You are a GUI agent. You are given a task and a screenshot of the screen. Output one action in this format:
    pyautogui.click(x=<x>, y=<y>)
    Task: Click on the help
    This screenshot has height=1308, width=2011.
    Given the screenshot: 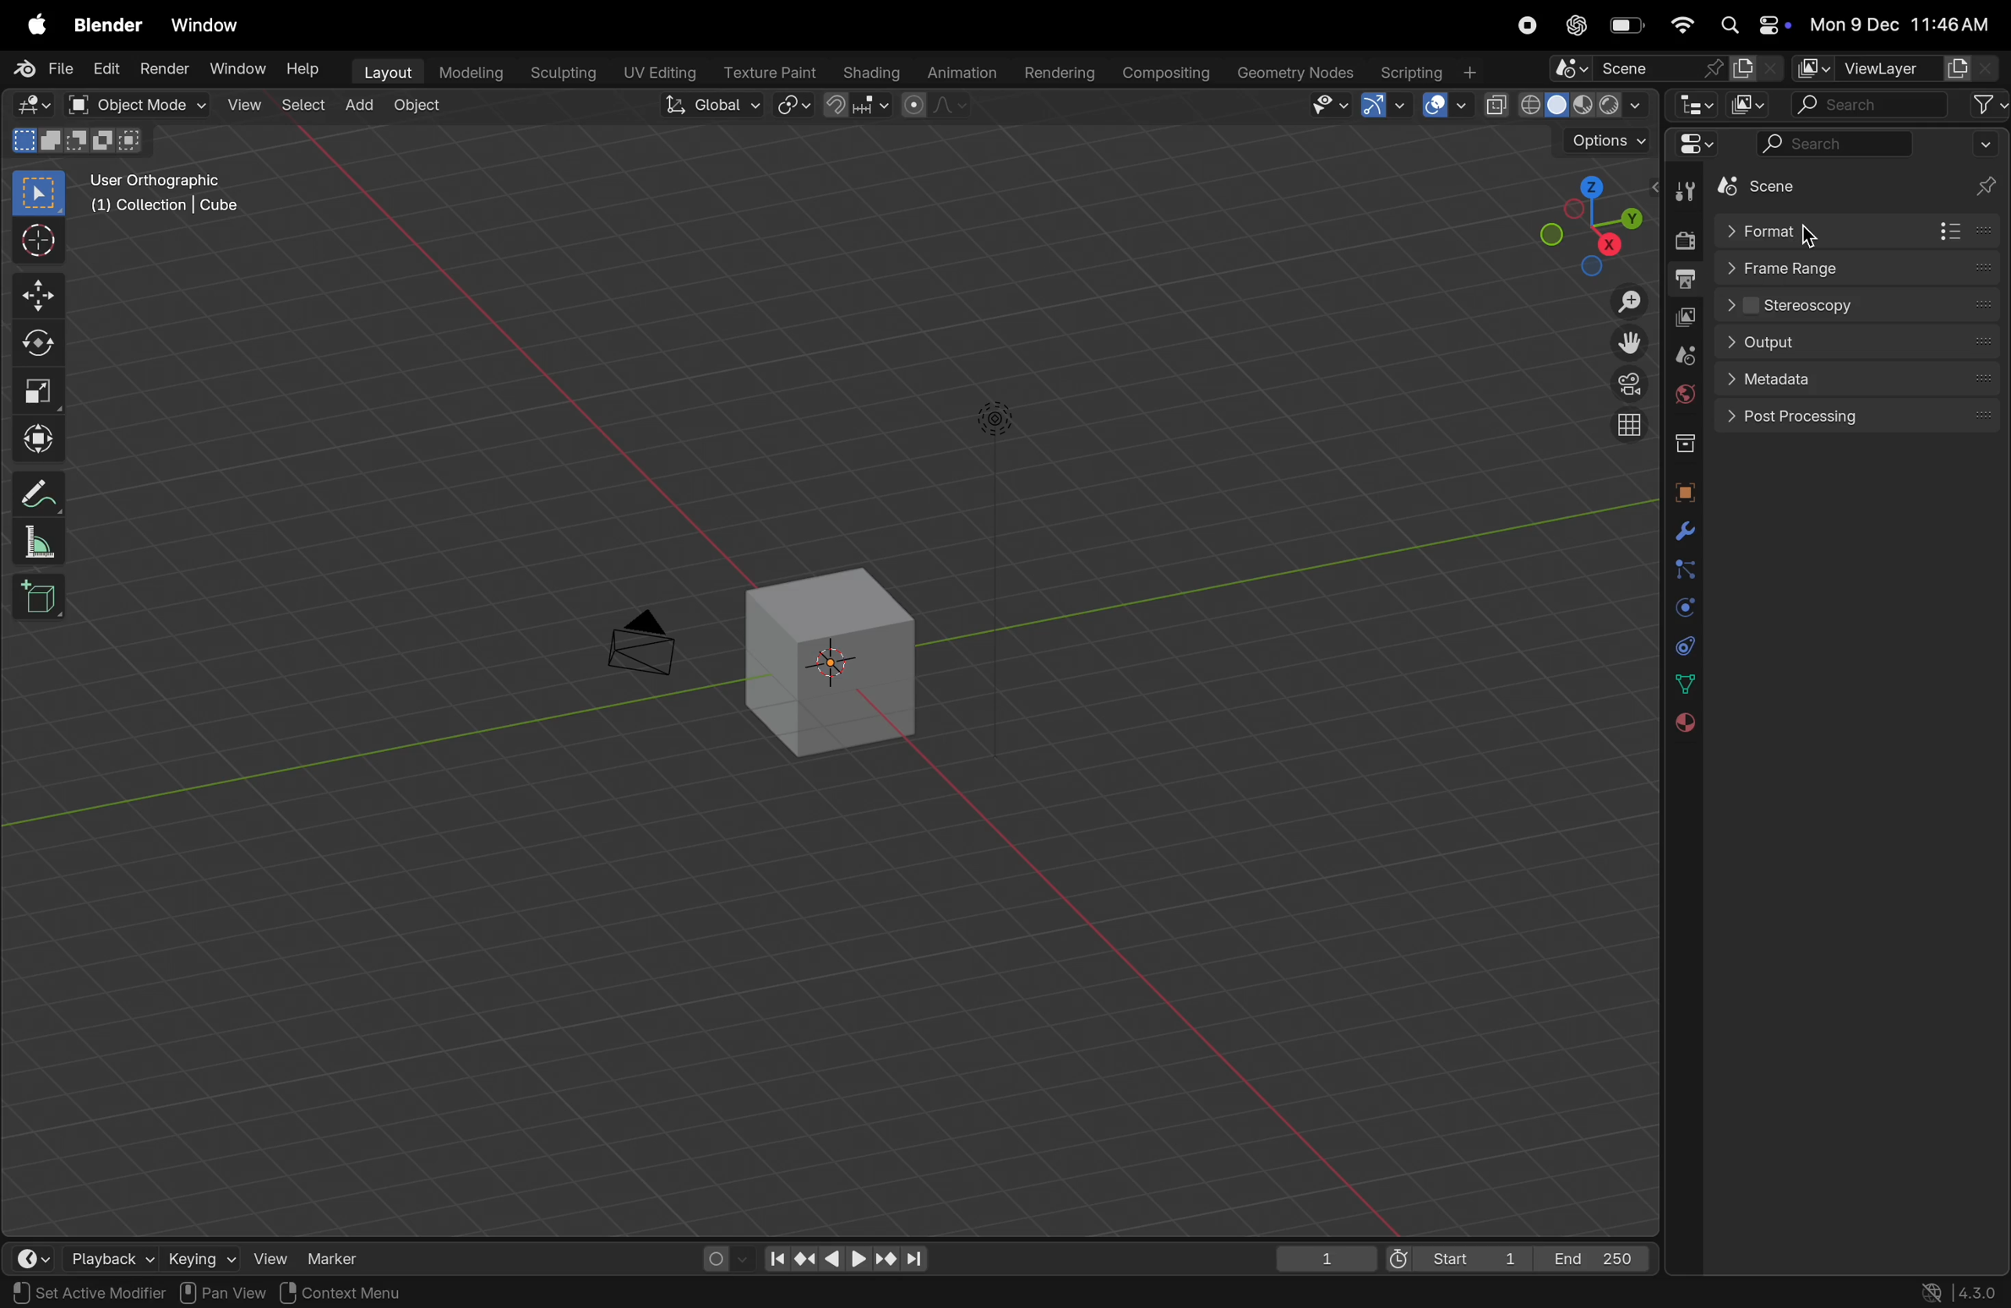 What is the action you would take?
    pyautogui.click(x=303, y=68)
    